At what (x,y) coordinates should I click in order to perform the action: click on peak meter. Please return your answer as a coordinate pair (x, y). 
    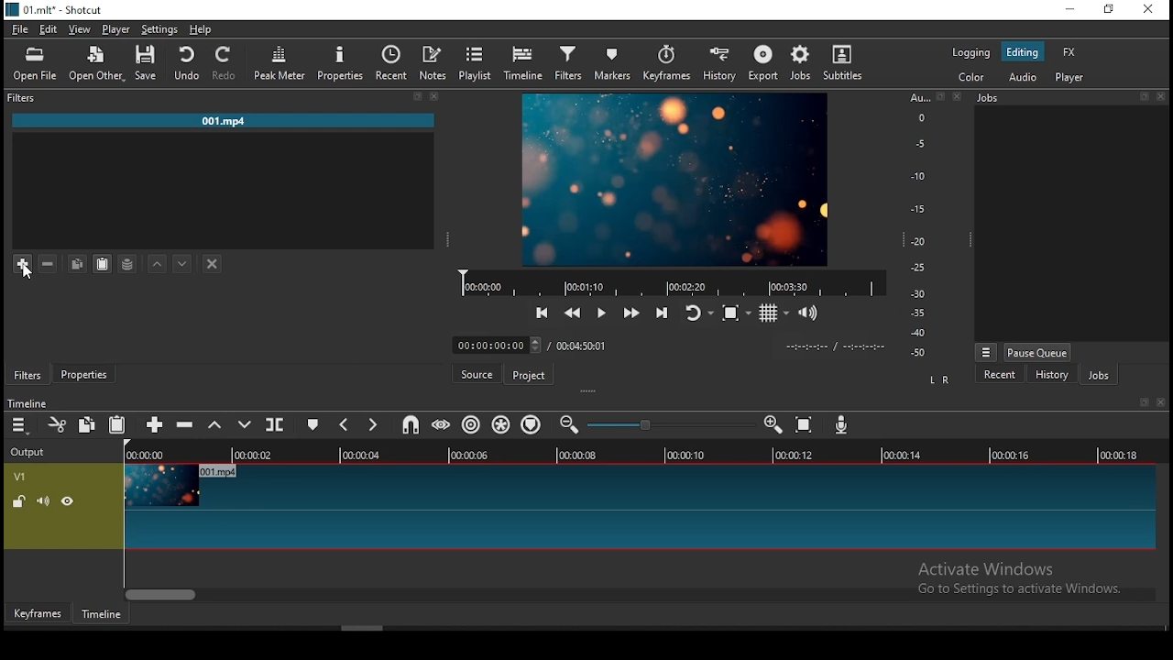
    Looking at the image, I should click on (281, 62).